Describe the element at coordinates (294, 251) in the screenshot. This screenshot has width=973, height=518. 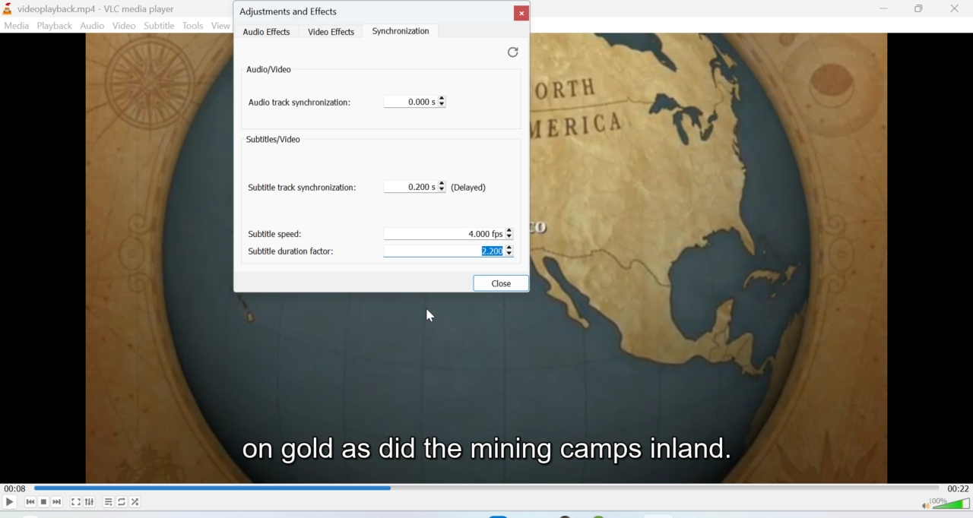
I see `subtitle duration factor:` at that location.